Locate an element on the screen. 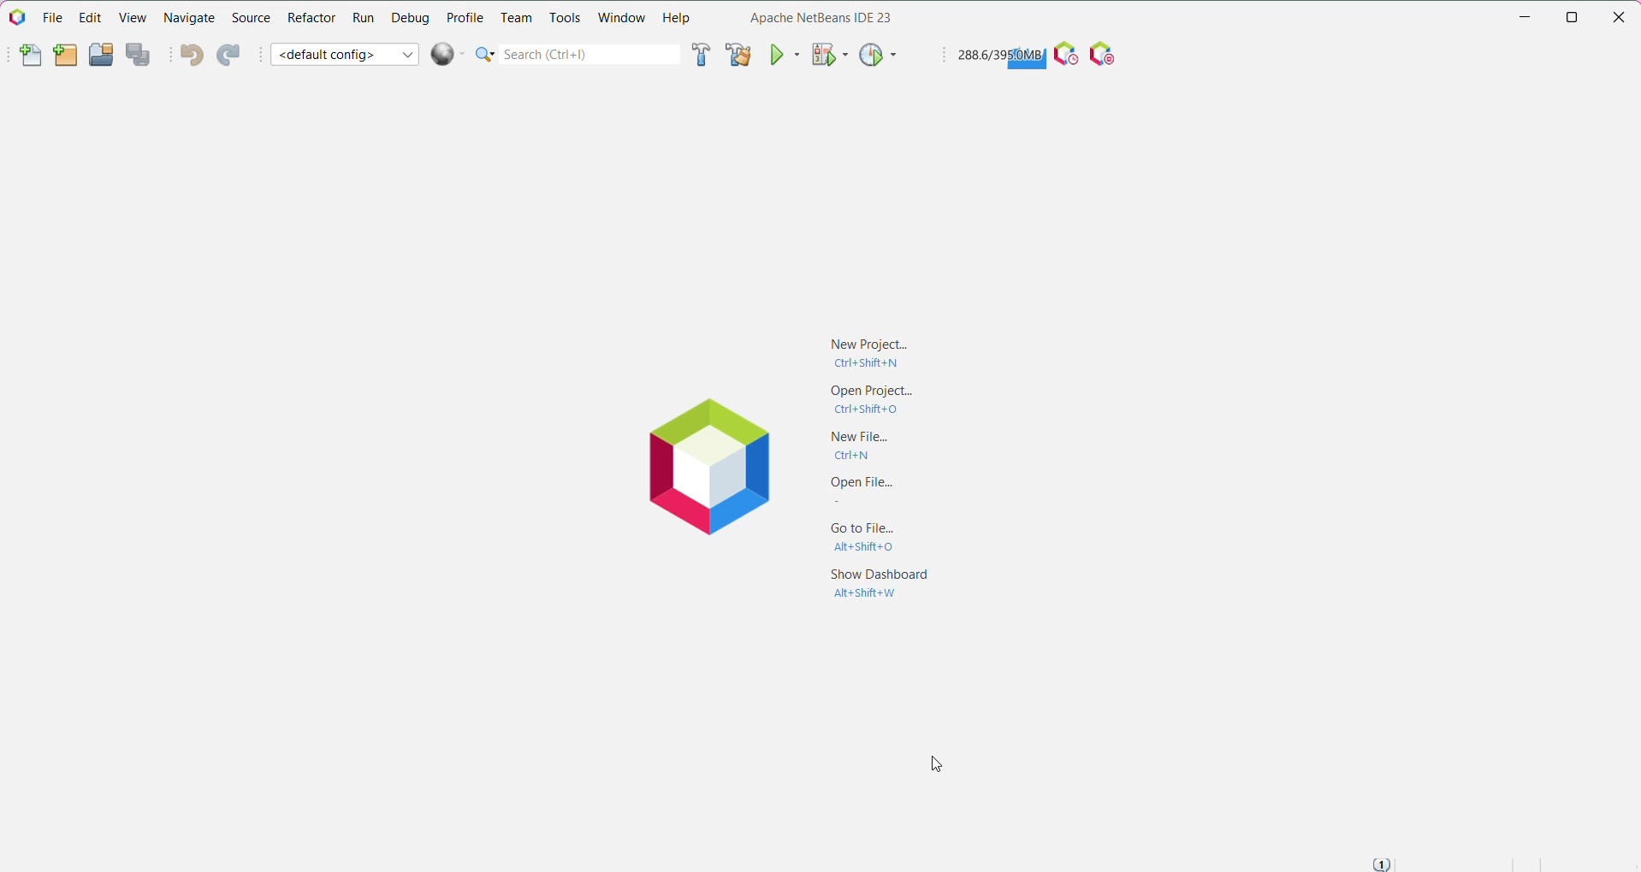 The width and height of the screenshot is (1641, 872). Application Logo is located at coordinates (15, 18).